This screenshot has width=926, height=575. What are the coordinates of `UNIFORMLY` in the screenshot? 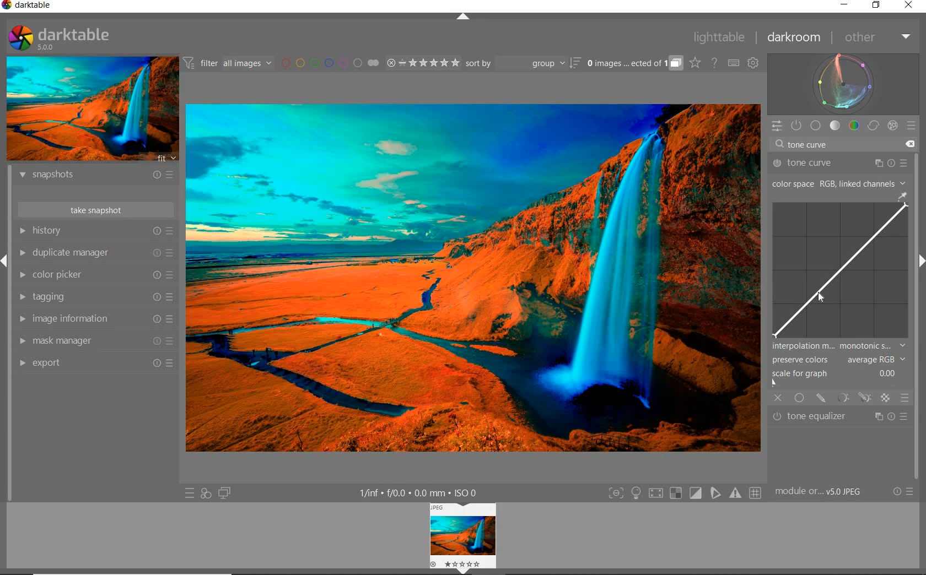 It's located at (799, 398).